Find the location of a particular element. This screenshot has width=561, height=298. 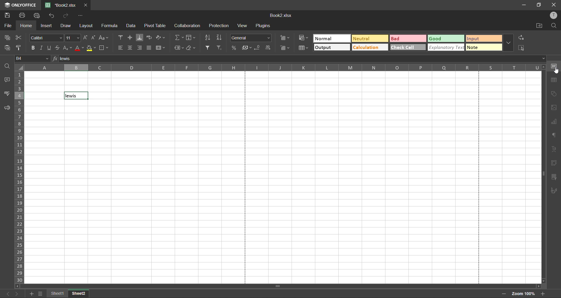

comments is located at coordinates (8, 81).